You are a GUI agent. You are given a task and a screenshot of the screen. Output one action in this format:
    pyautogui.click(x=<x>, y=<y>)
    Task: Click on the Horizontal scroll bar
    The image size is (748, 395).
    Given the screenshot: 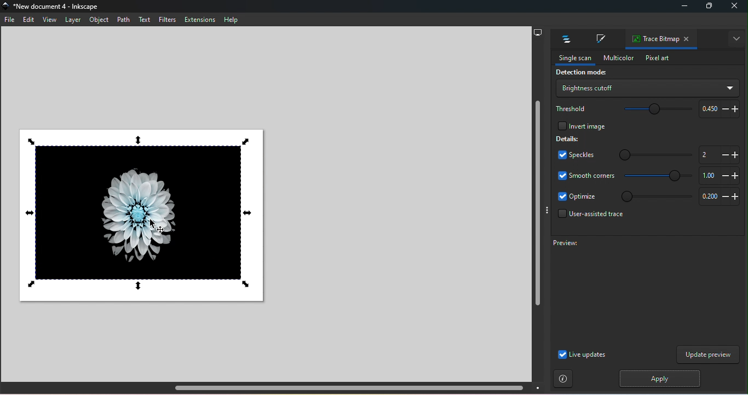 What is the action you would take?
    pyautogui.click(x=274, y=388)
    